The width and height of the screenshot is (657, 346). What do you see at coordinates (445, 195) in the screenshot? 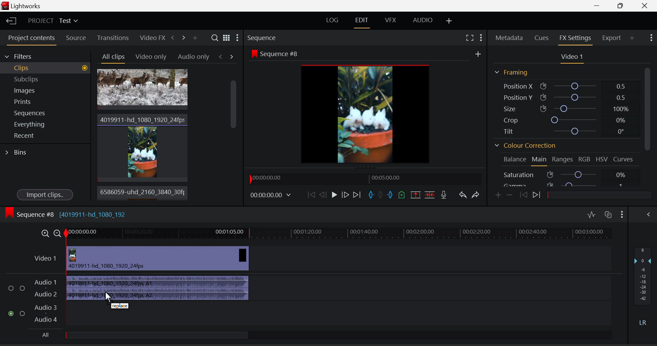
I see `Record Voiceover` at bounding box center [445, 195].